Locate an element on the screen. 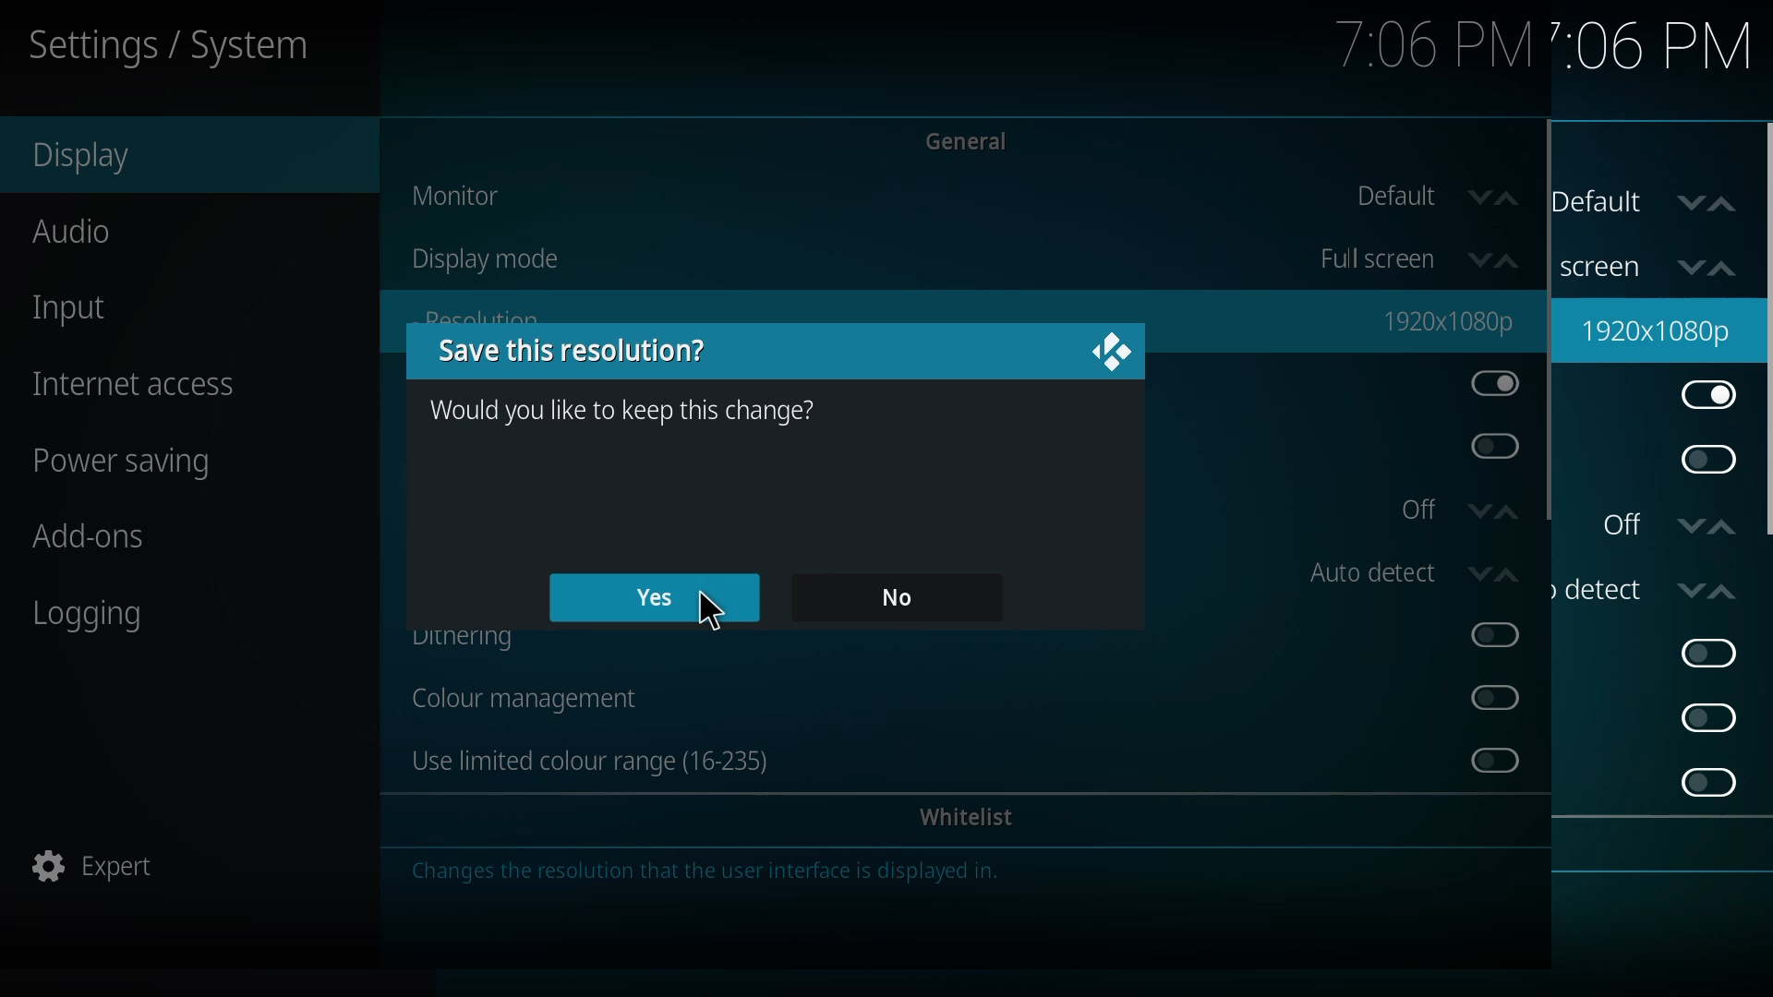 The height and width of the screenshot is (997, 1773). auto detect is located at coordinates (1654, 587).